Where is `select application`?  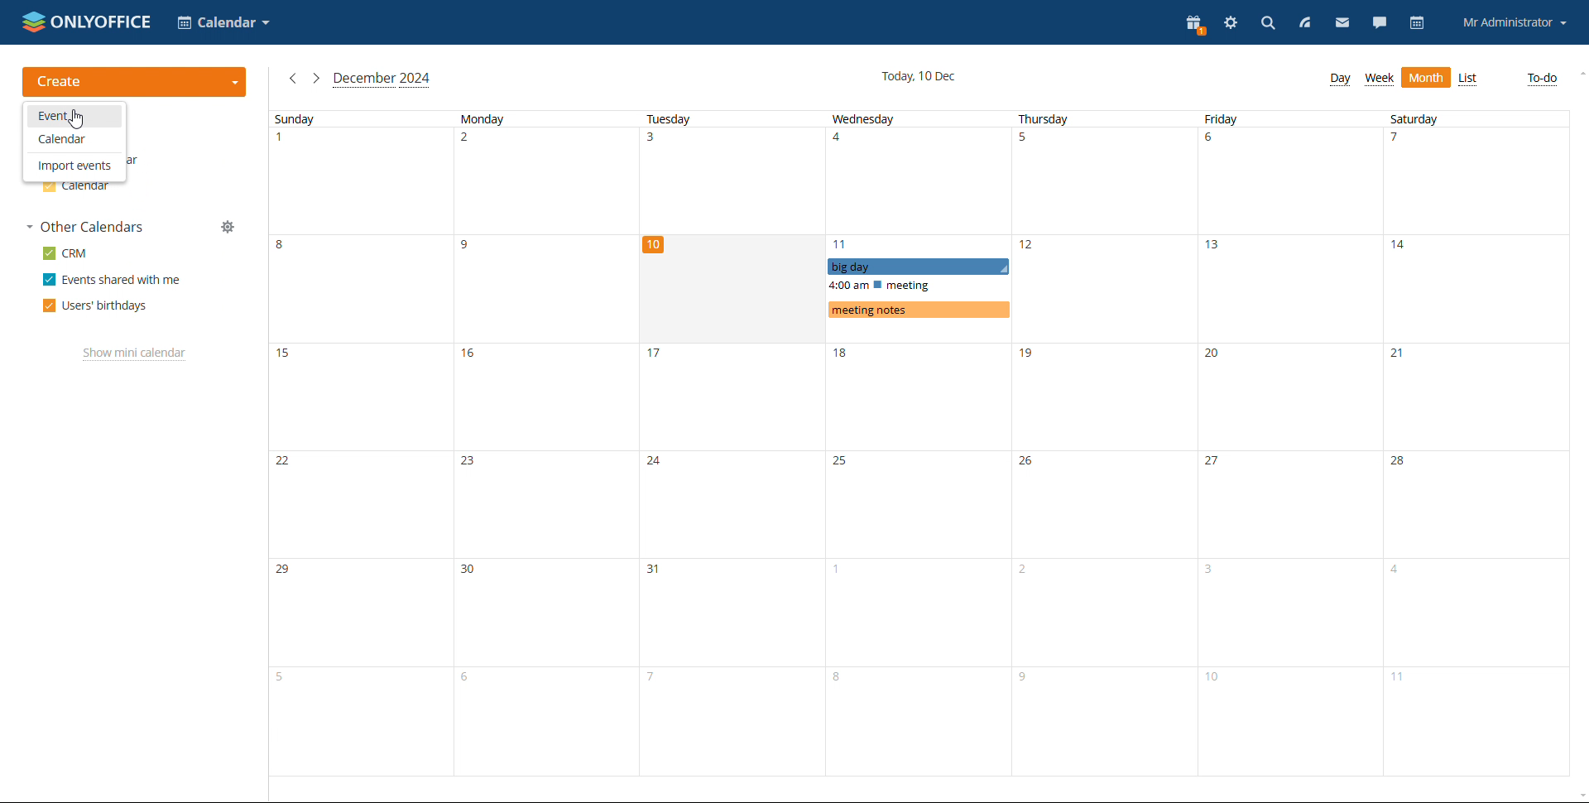
select application is located at coordinates (224, 22).